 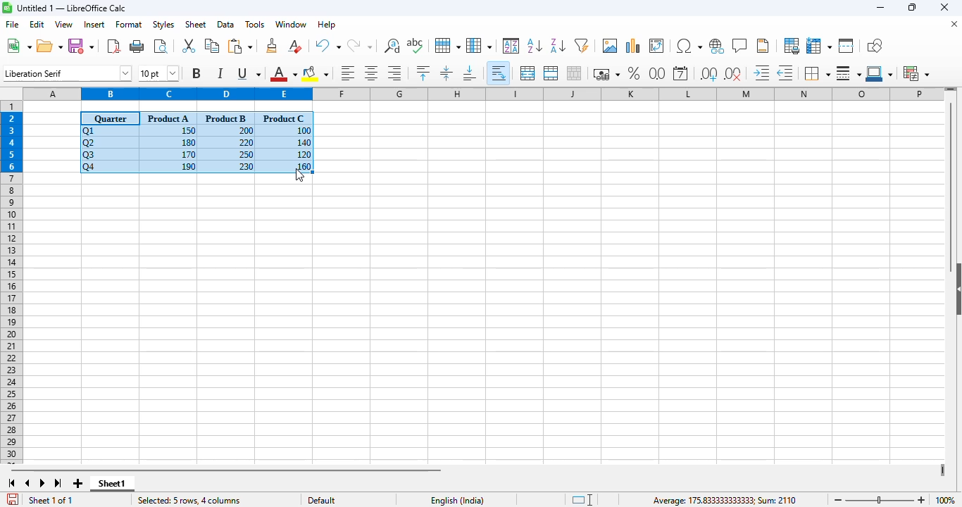 What do you see at coordinates (348, 73) in the screenshot?
I see `align left` at bounding box center [348, 73].